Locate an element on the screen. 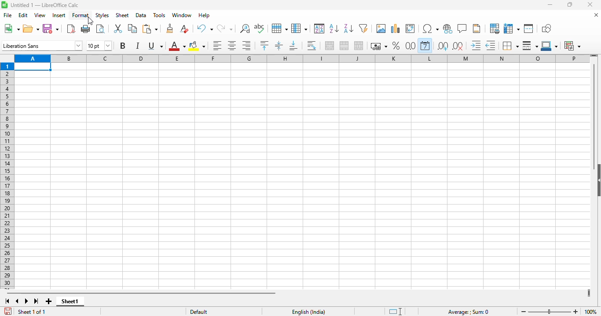 The image size is (601, 316). sheet 1 of 1 is located at coordinates (31, 312).